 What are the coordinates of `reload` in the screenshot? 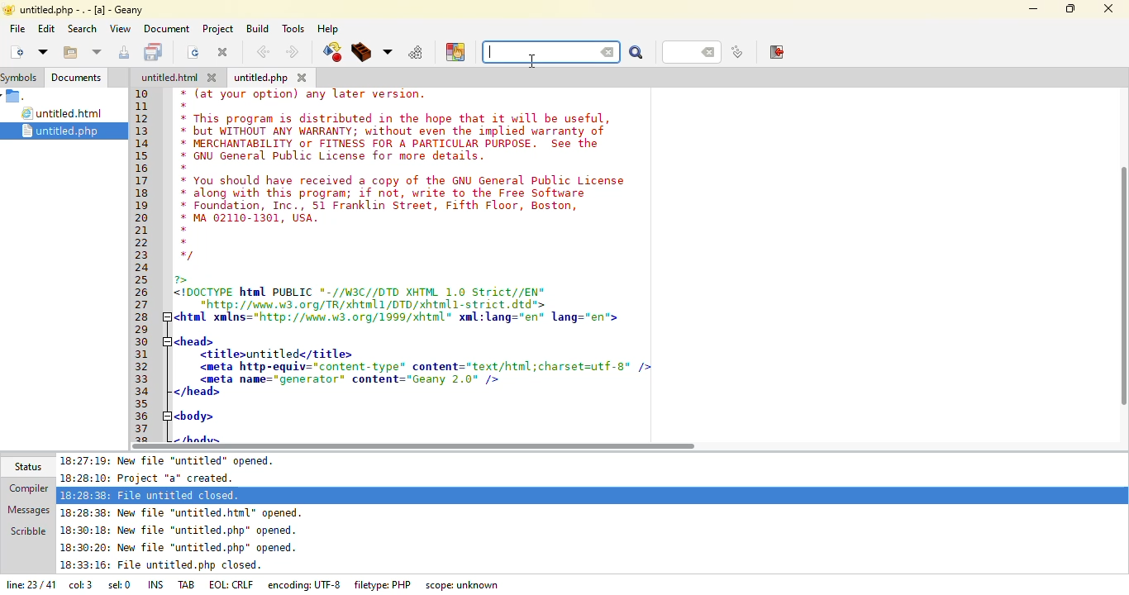 It's located at (193, 52).